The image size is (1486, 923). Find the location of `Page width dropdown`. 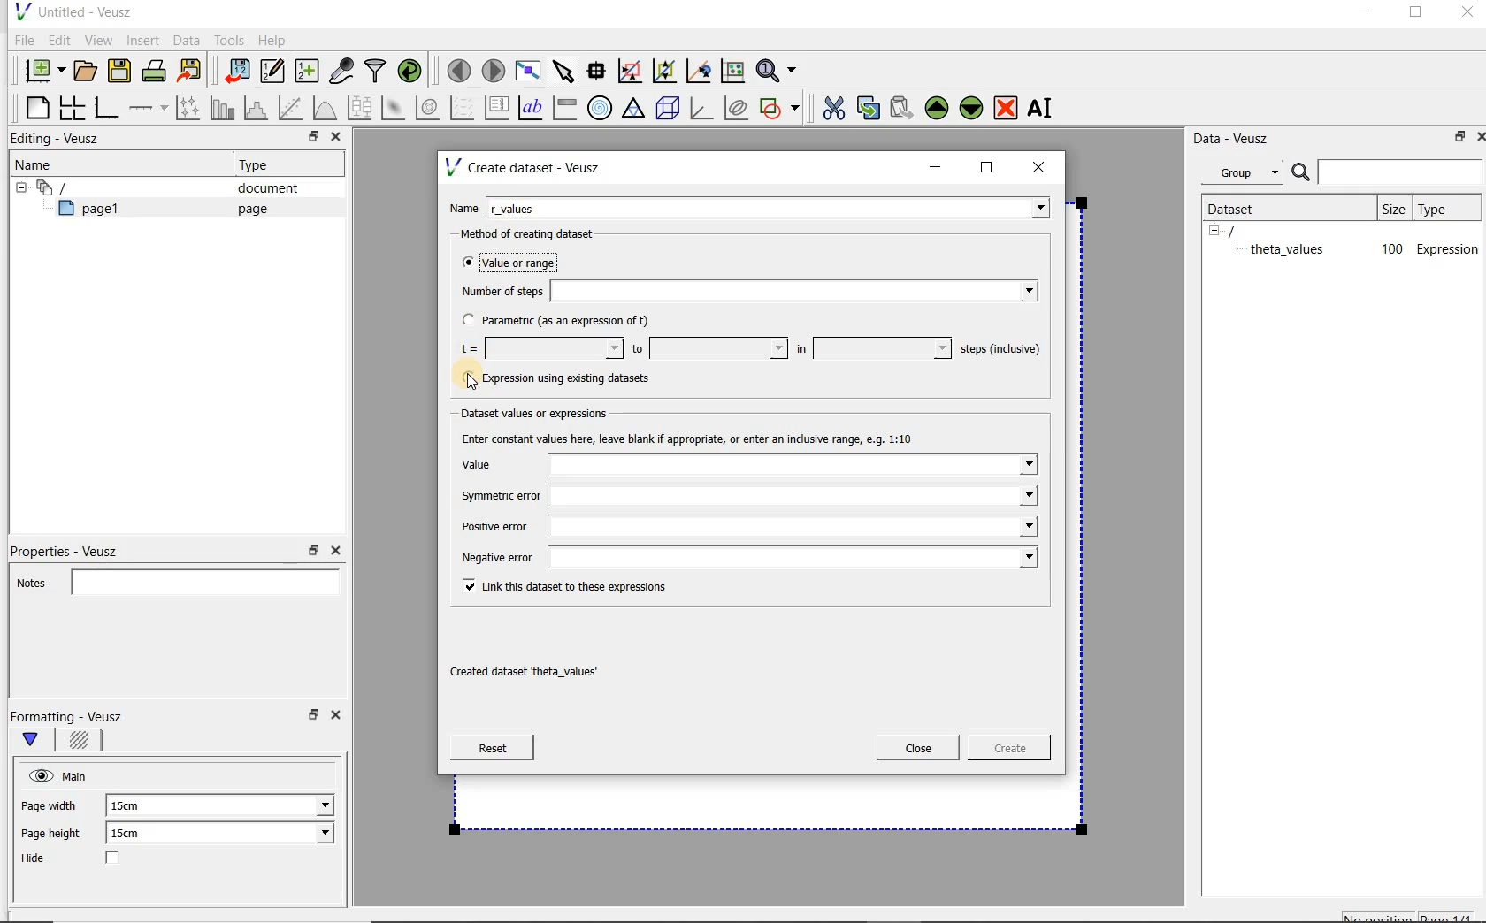

Page width dropdown is located at coordinates (305, 805).